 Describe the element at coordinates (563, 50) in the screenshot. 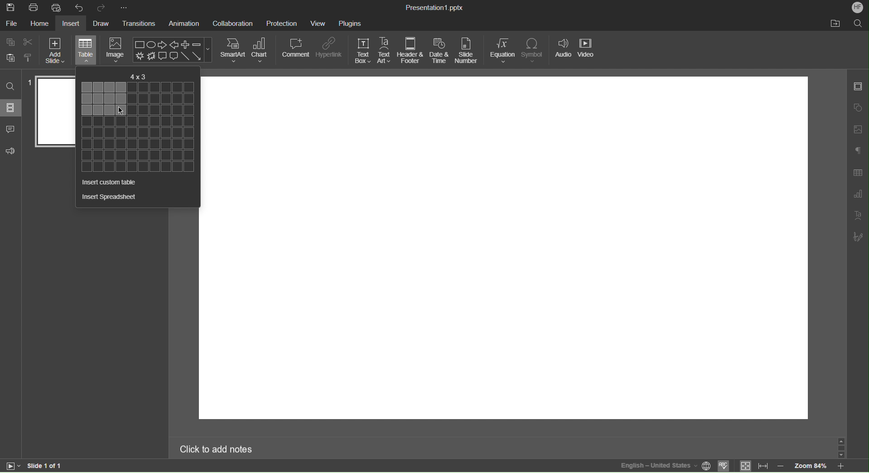

I see `Audio` at that location.